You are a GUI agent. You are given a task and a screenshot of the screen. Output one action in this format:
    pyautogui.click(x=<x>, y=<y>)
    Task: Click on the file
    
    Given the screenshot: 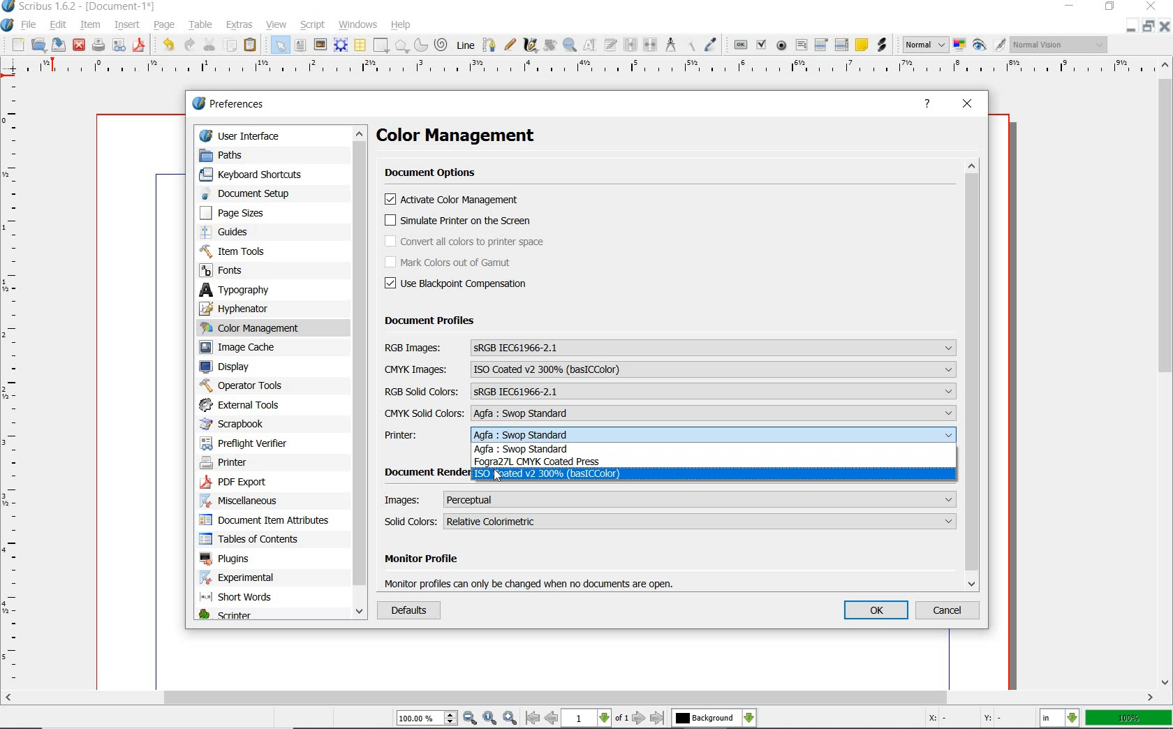 What is the action you would take?
    pyautogui.click(x=31, y=24)
    